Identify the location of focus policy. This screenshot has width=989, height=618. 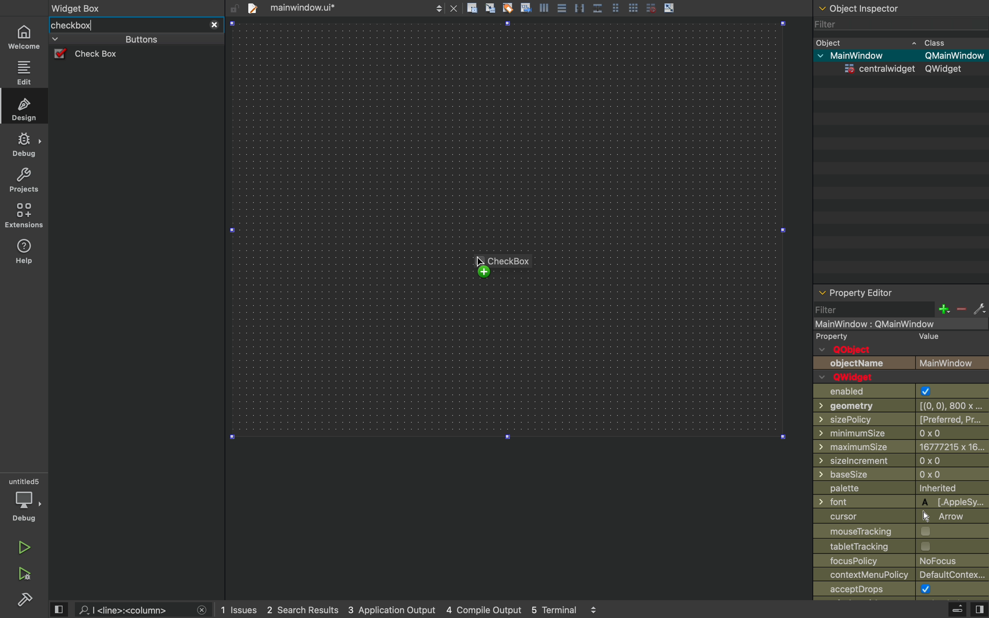
(896, 561).